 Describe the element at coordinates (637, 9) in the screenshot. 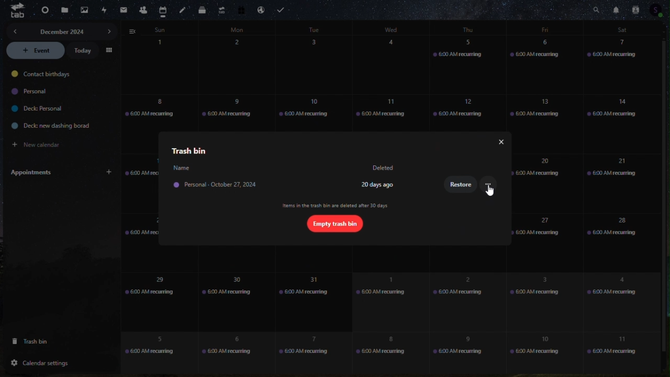

I see `contacts` at that location.